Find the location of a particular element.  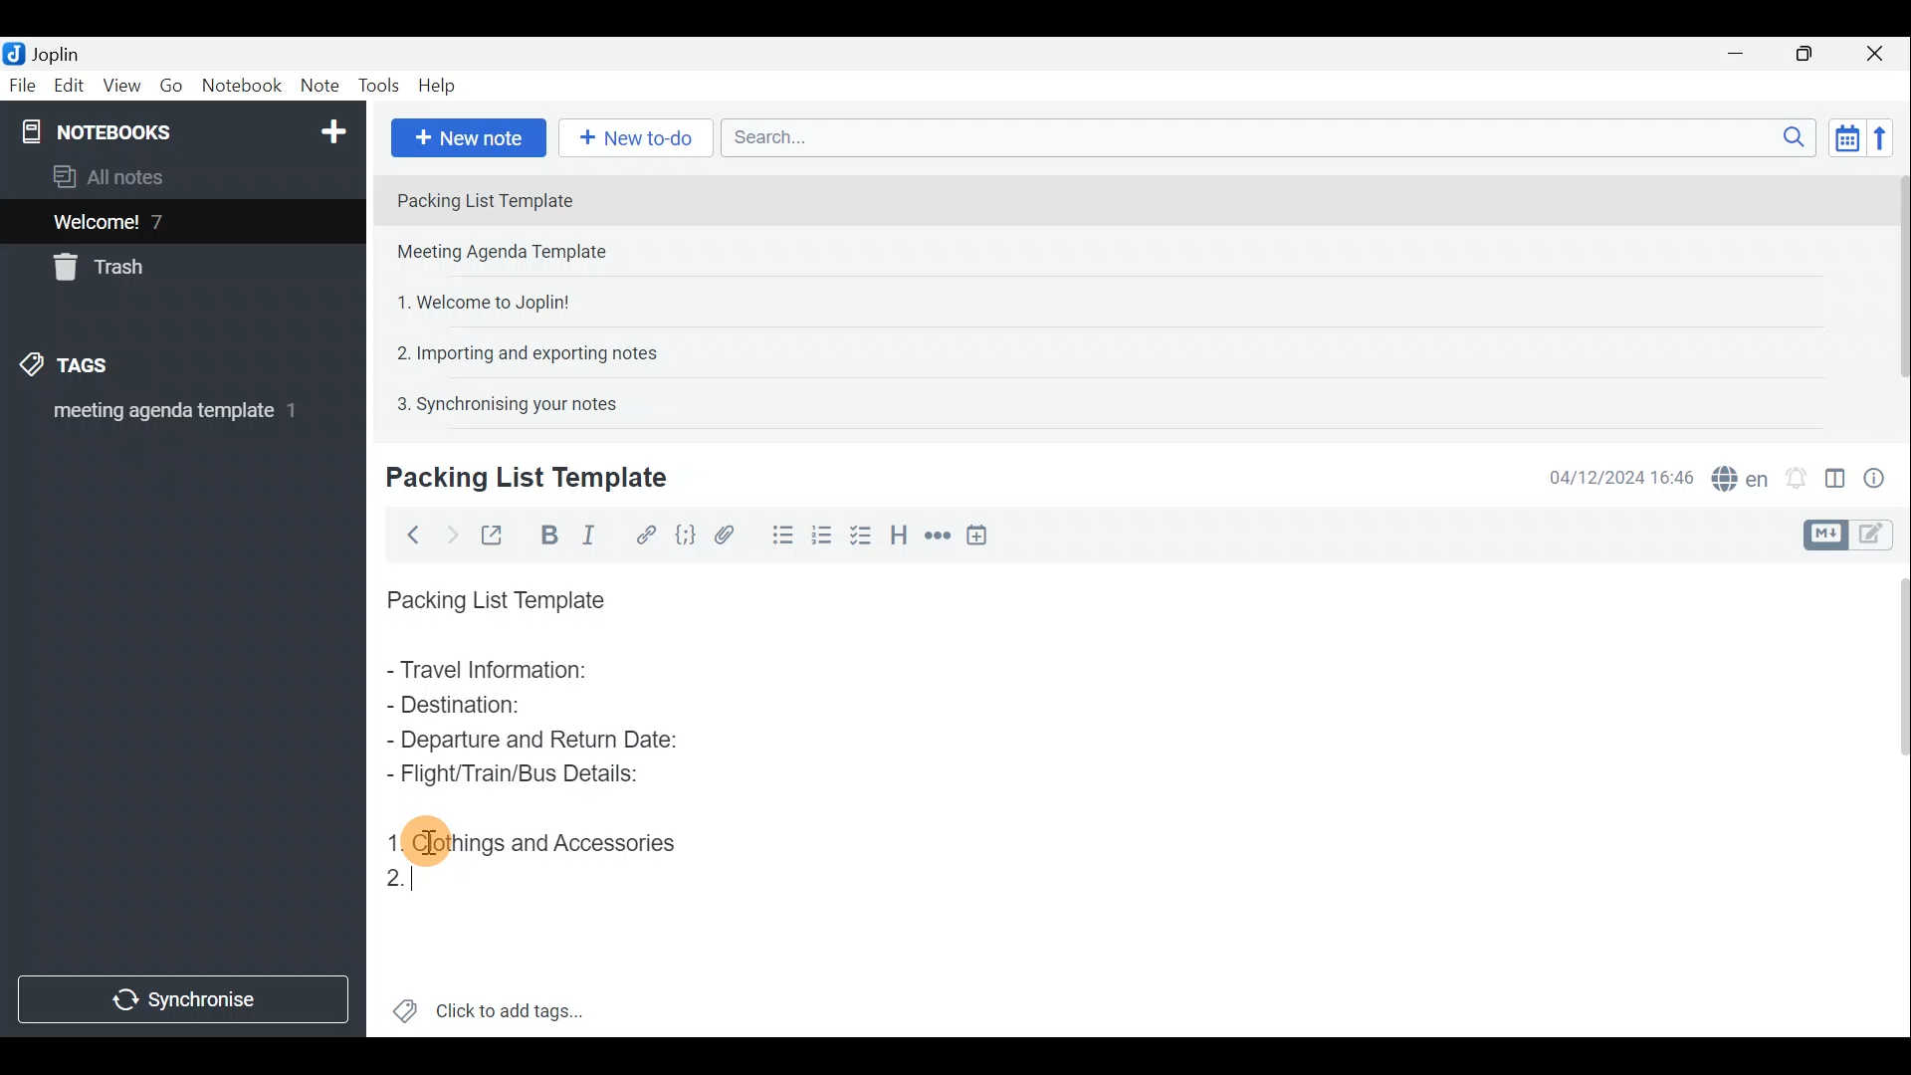

Notebook is located at coordinates (180, 129).